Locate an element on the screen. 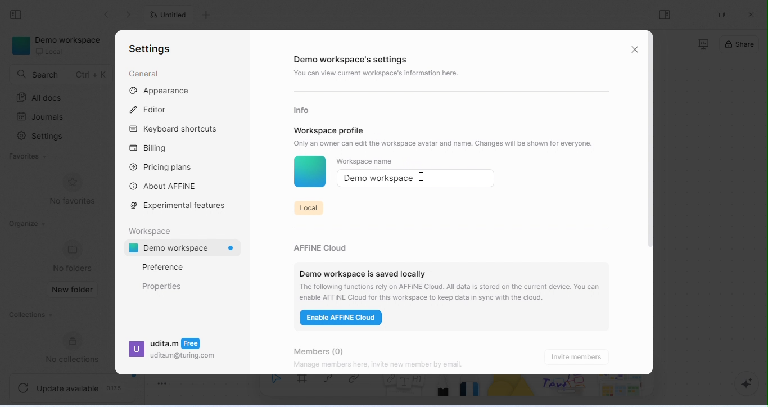  journals is located at coordinates (42, 117).